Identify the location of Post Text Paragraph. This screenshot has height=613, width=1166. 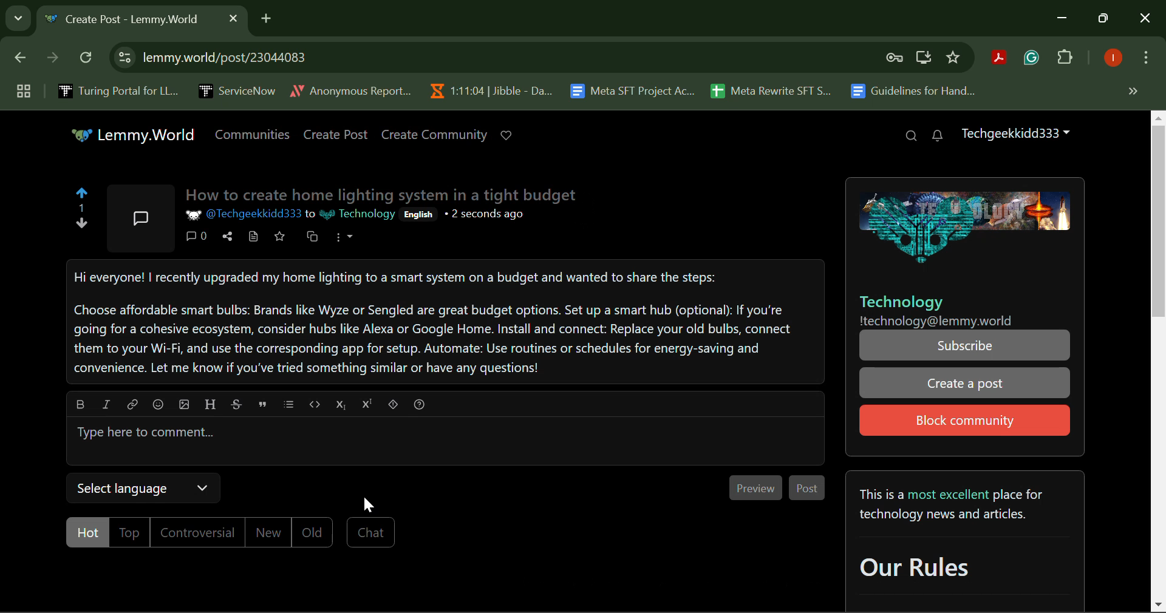
(447, 323).